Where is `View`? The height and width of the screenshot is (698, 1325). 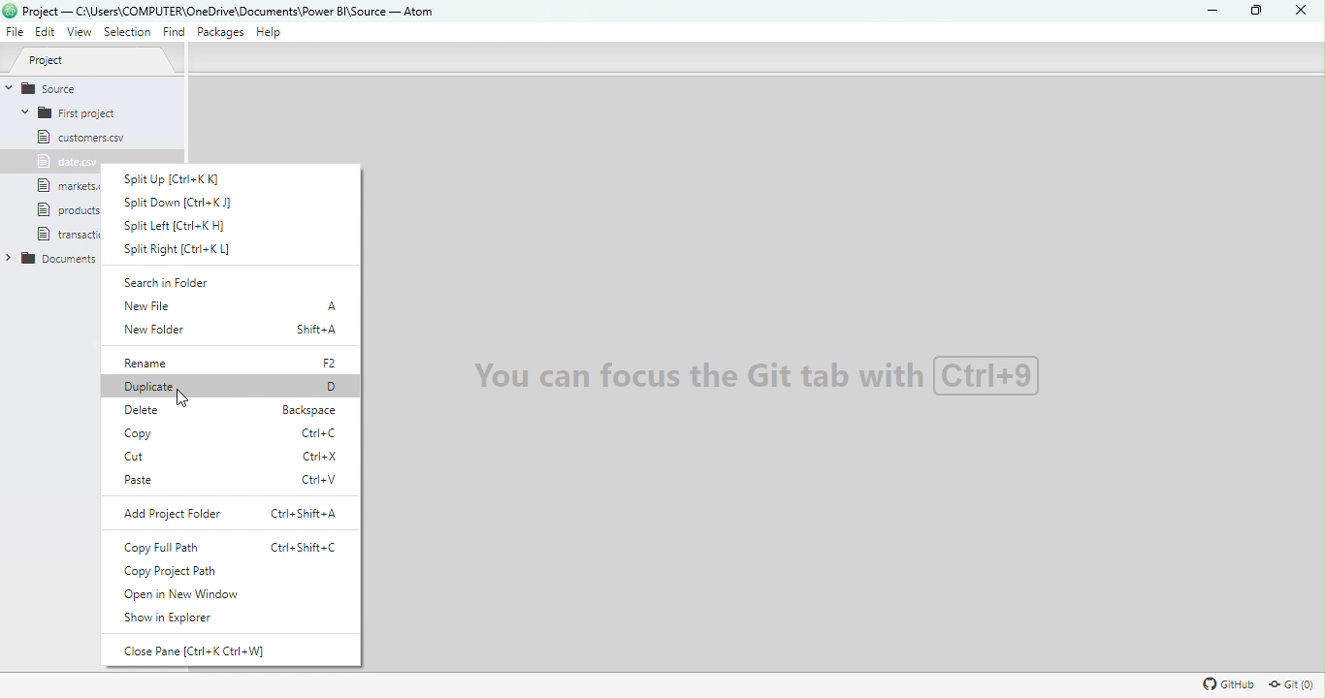
View is located at coordinates (81, 33).